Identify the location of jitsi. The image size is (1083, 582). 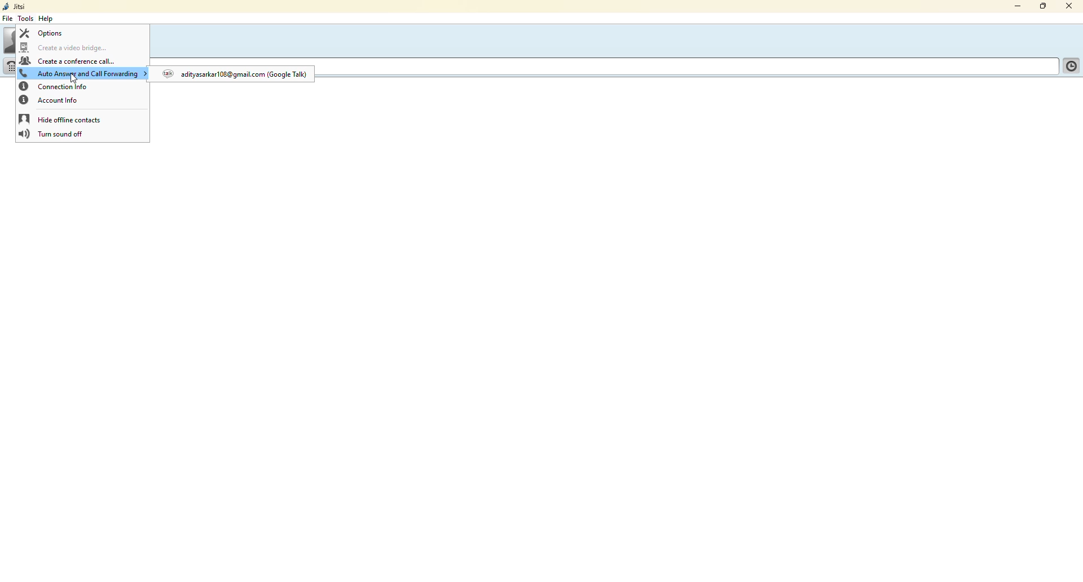
(16, 7).